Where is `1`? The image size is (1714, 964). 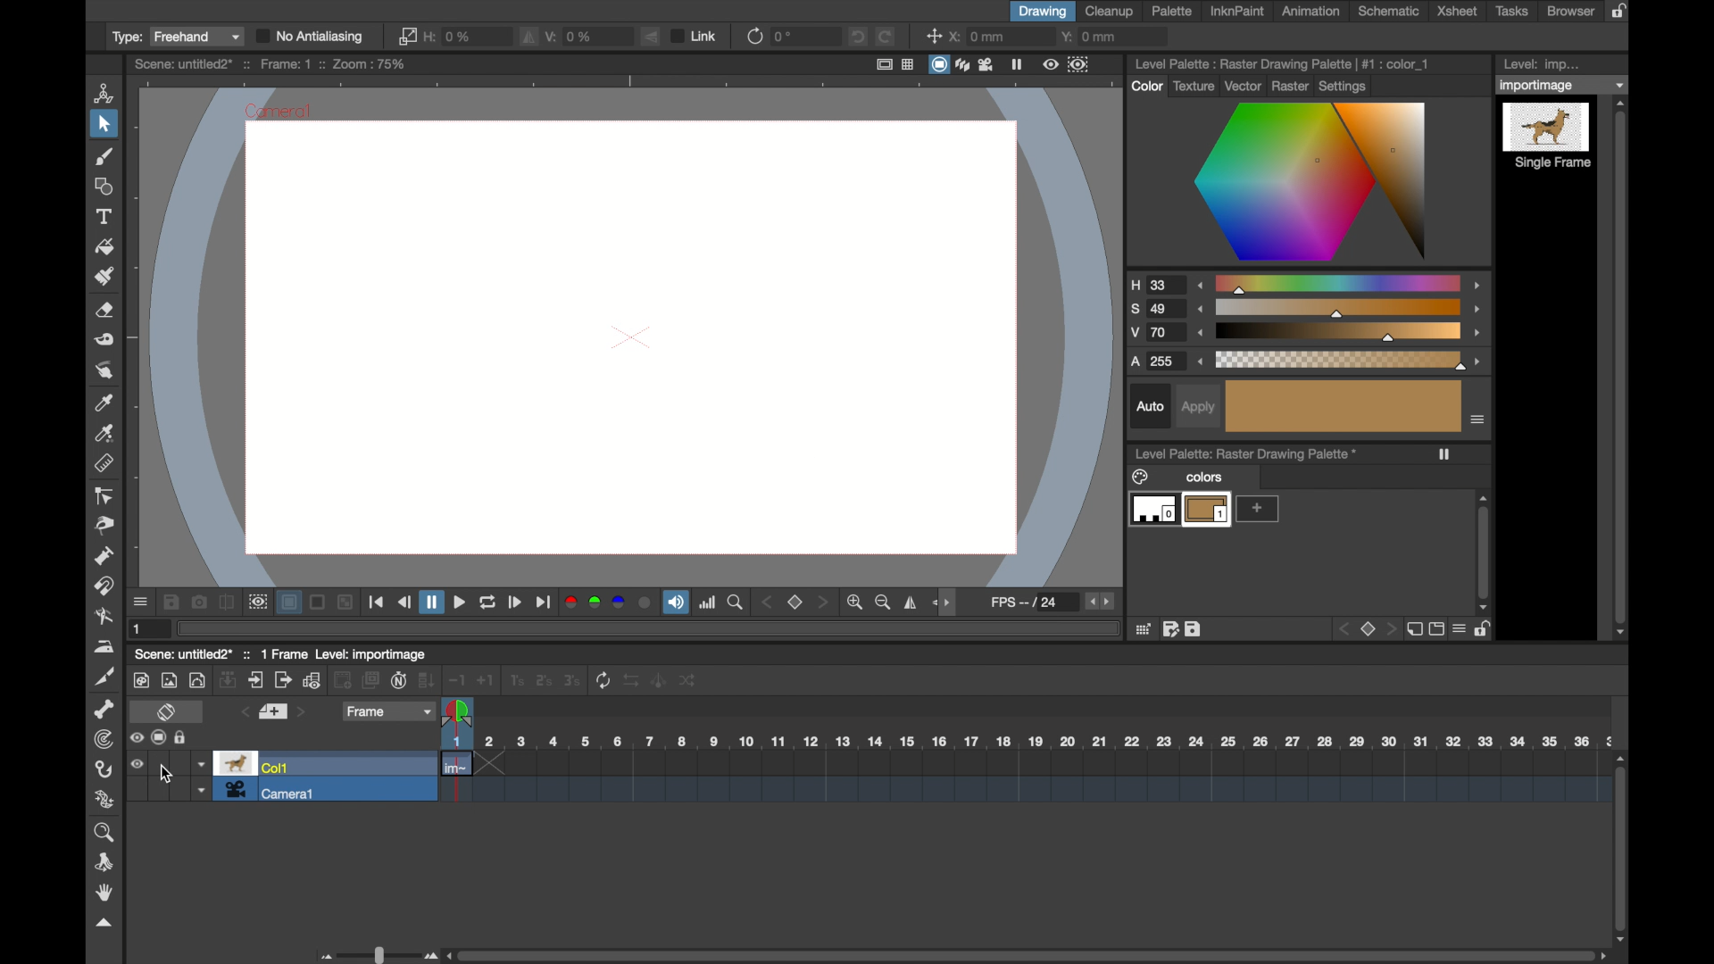 1 is located at coordinates (515, 680).